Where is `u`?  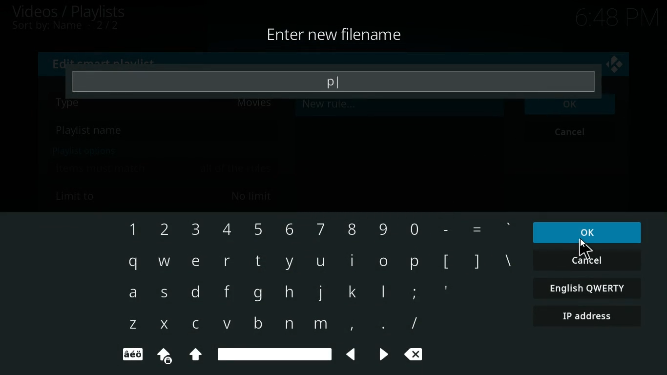 u is located at coordinates (320, 262).